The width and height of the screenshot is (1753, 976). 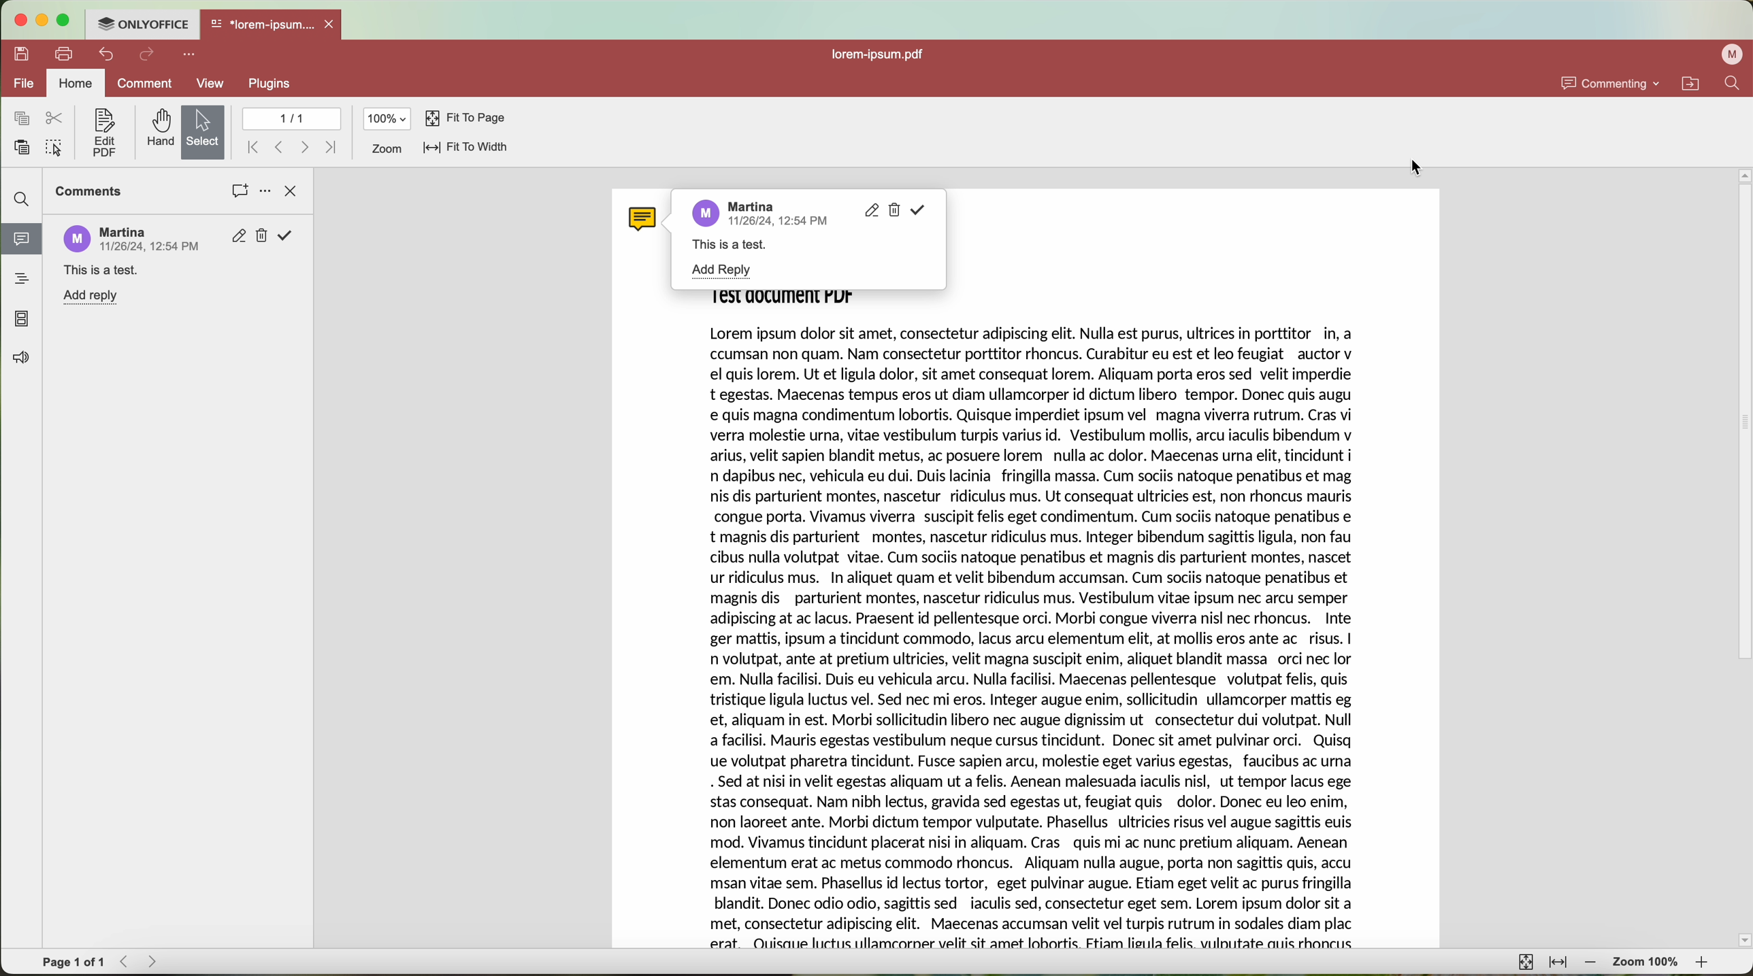 I want to click on file, so click(x=22, y=84).